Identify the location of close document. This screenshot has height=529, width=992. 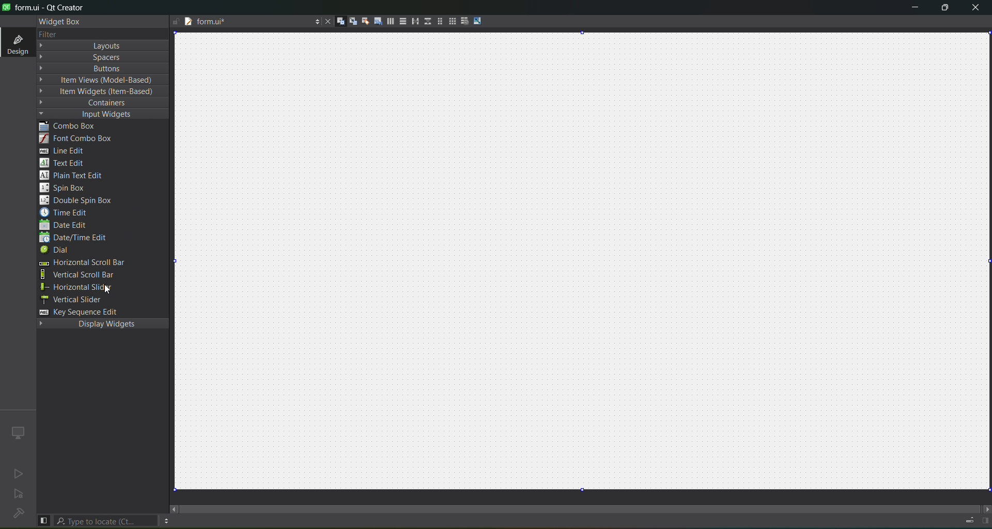
(327, 21).